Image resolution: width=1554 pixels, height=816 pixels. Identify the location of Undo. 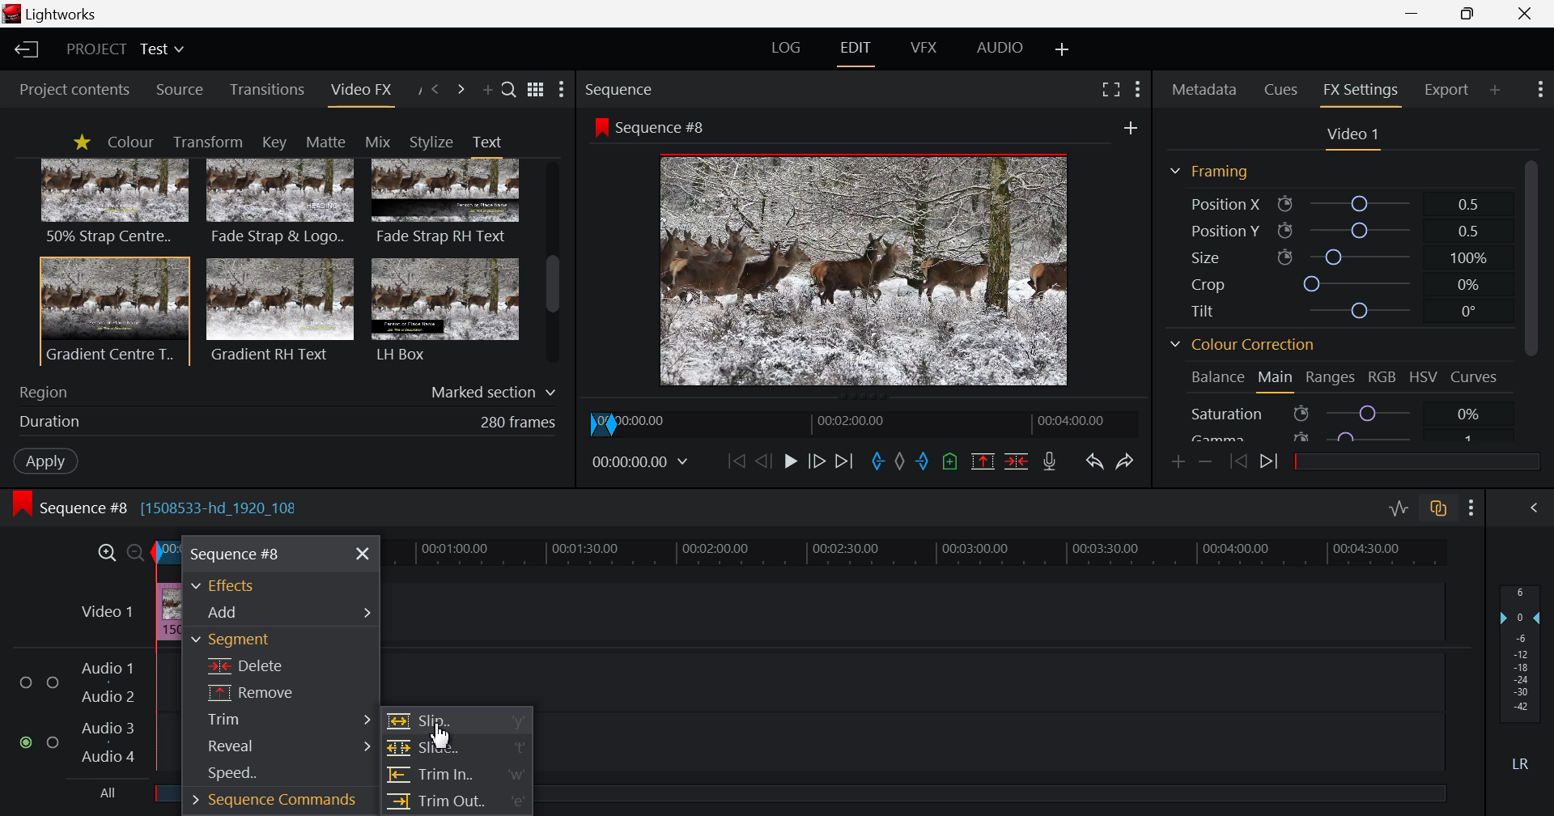
(1094, 461).